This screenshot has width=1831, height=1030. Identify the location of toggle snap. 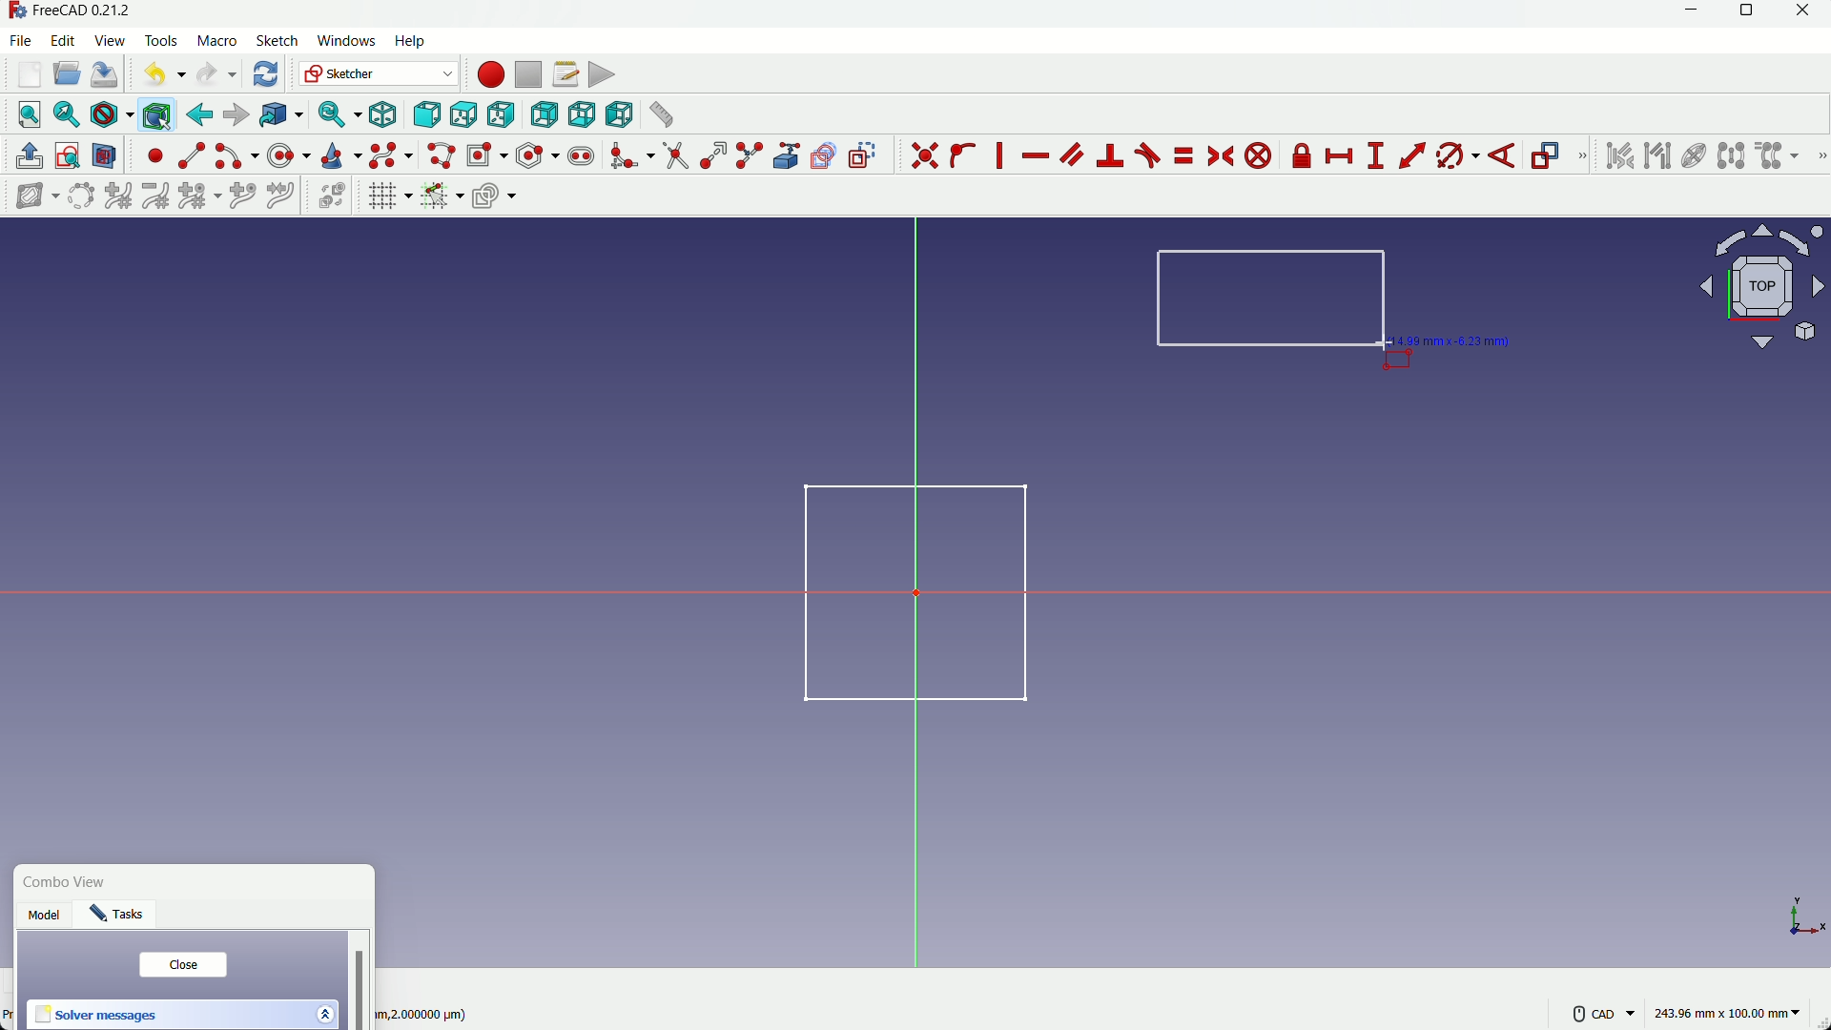
(442, 195).